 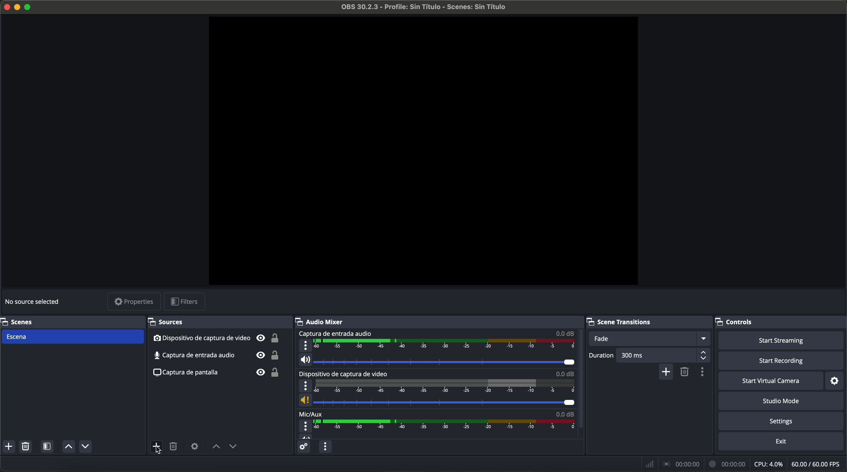 I want to click on 0.0 dB, so click(x=565, y=413).